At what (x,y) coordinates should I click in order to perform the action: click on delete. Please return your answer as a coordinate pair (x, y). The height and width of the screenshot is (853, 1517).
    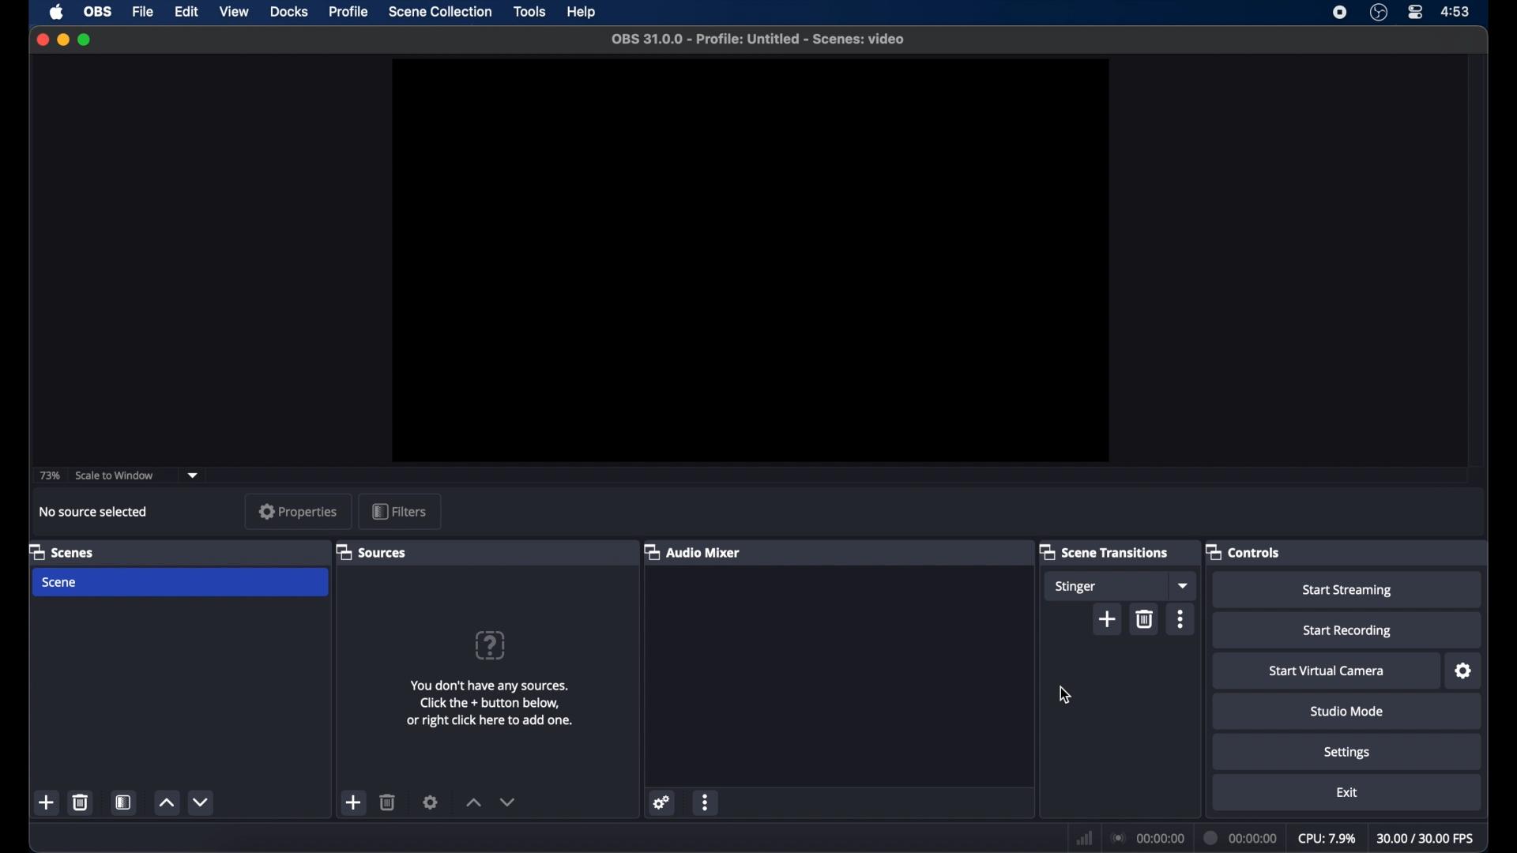
    Looking at the image, I should click on (389, 802).